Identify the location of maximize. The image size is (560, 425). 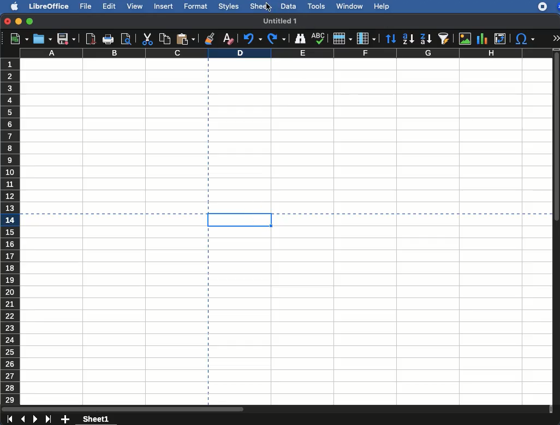
(29, 21).